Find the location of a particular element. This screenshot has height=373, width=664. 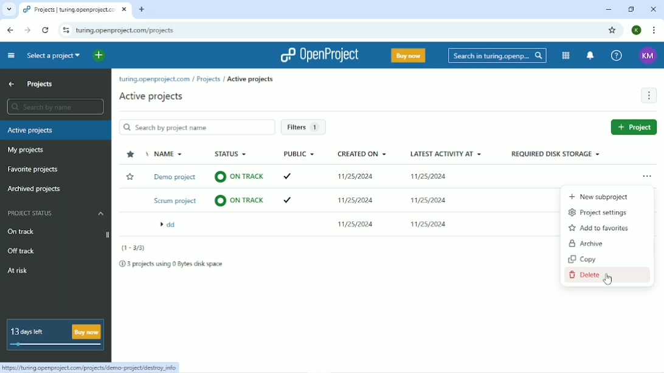

(1-3/3) is located at coordinates (134, 249).